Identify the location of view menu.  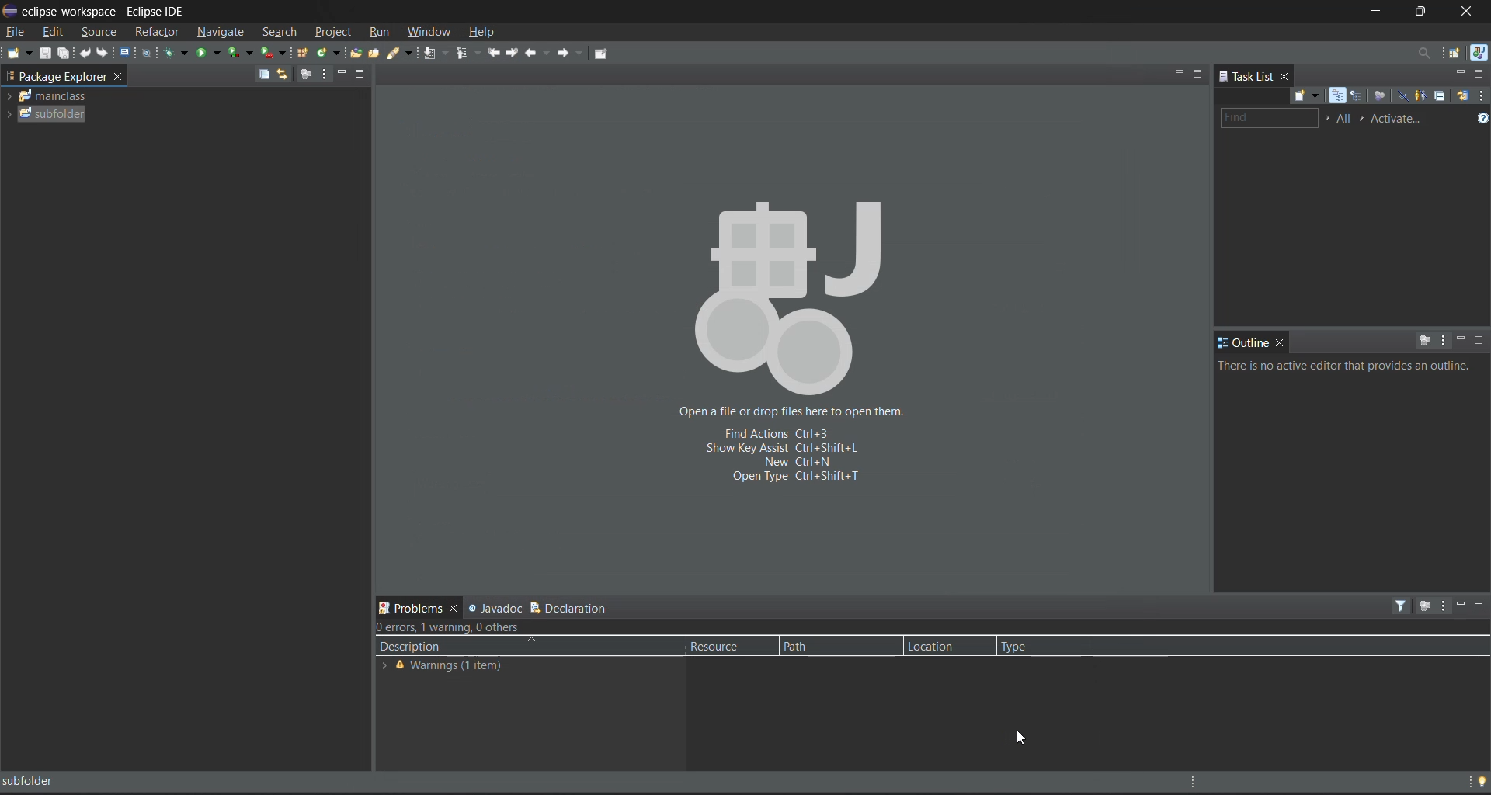
(1442, 339).